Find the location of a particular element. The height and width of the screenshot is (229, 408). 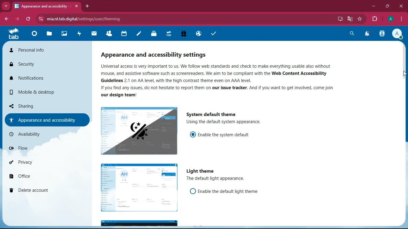

personal info is located at coordinates (37, 51).